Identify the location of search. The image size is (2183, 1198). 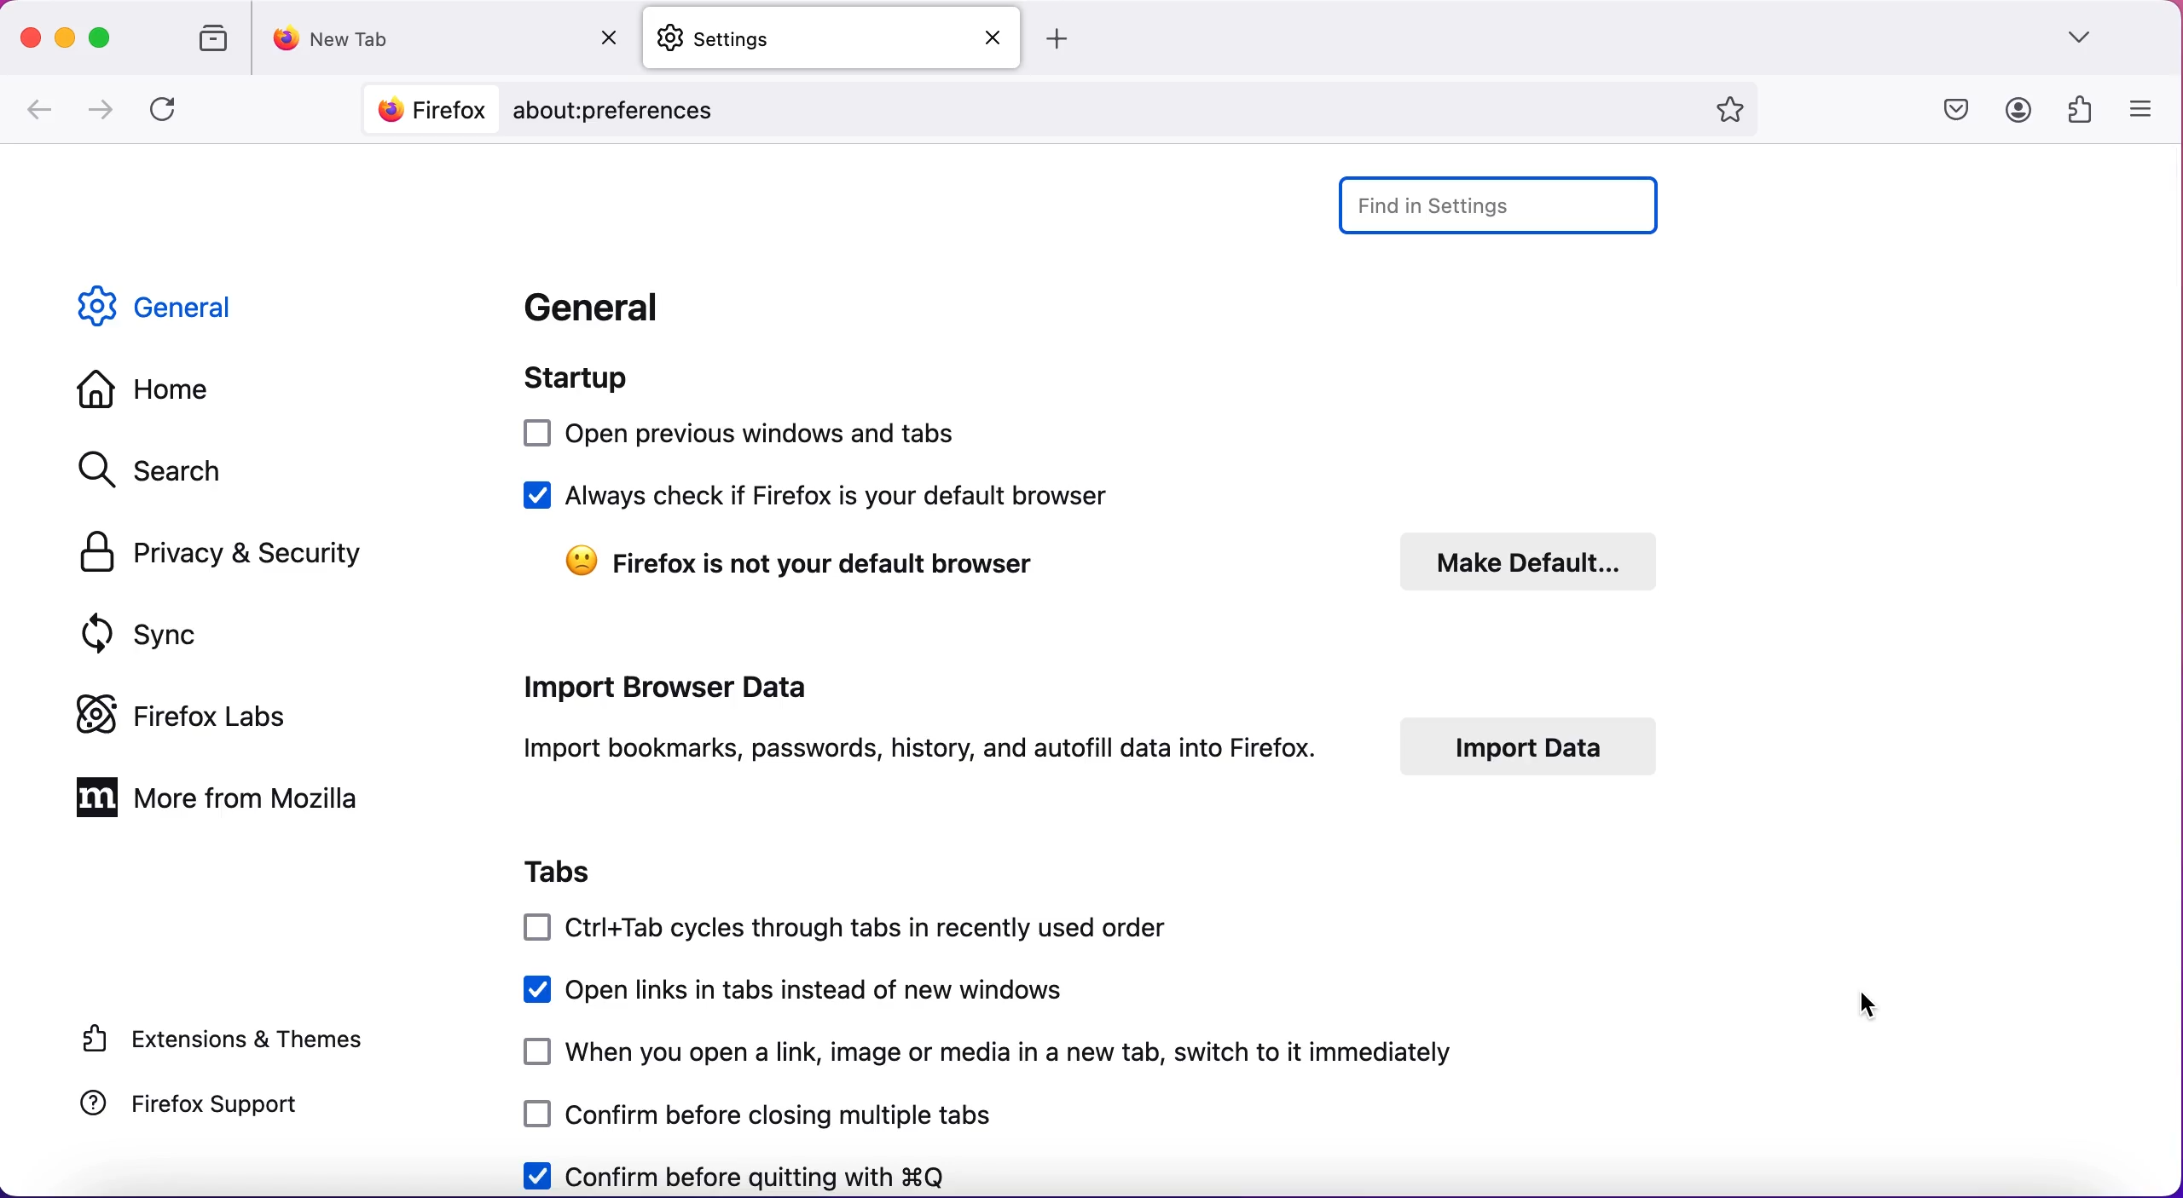
(157, 470).